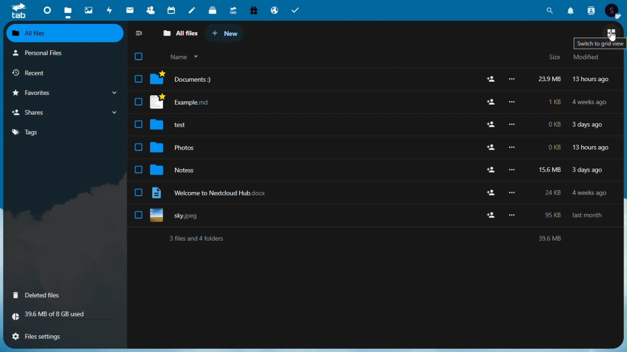 The image size is (627, 352). What do you see at coordinates (551, 169) in the screenshot?
I see `15.6mb` at bounding box center [551, 169].